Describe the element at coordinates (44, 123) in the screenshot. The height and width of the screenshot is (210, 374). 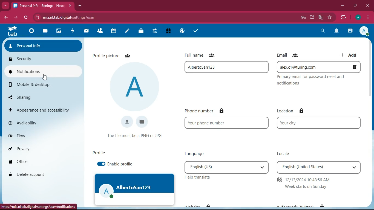
I see `availability` at that location.